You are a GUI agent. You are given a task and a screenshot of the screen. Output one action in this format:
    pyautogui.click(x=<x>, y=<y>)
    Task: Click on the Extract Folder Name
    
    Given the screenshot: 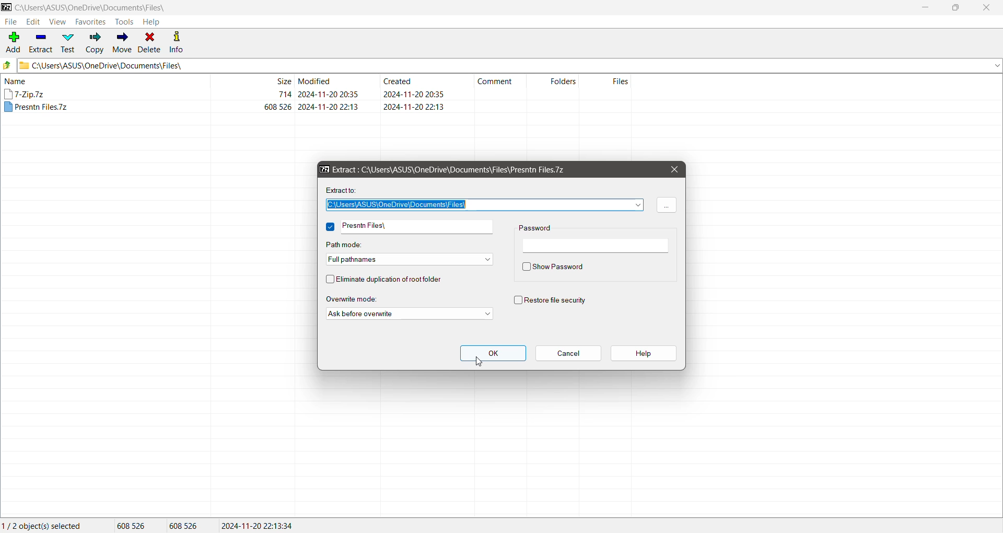 What is the action you would take?
    pyautogui.click(x=417, y=227)
    